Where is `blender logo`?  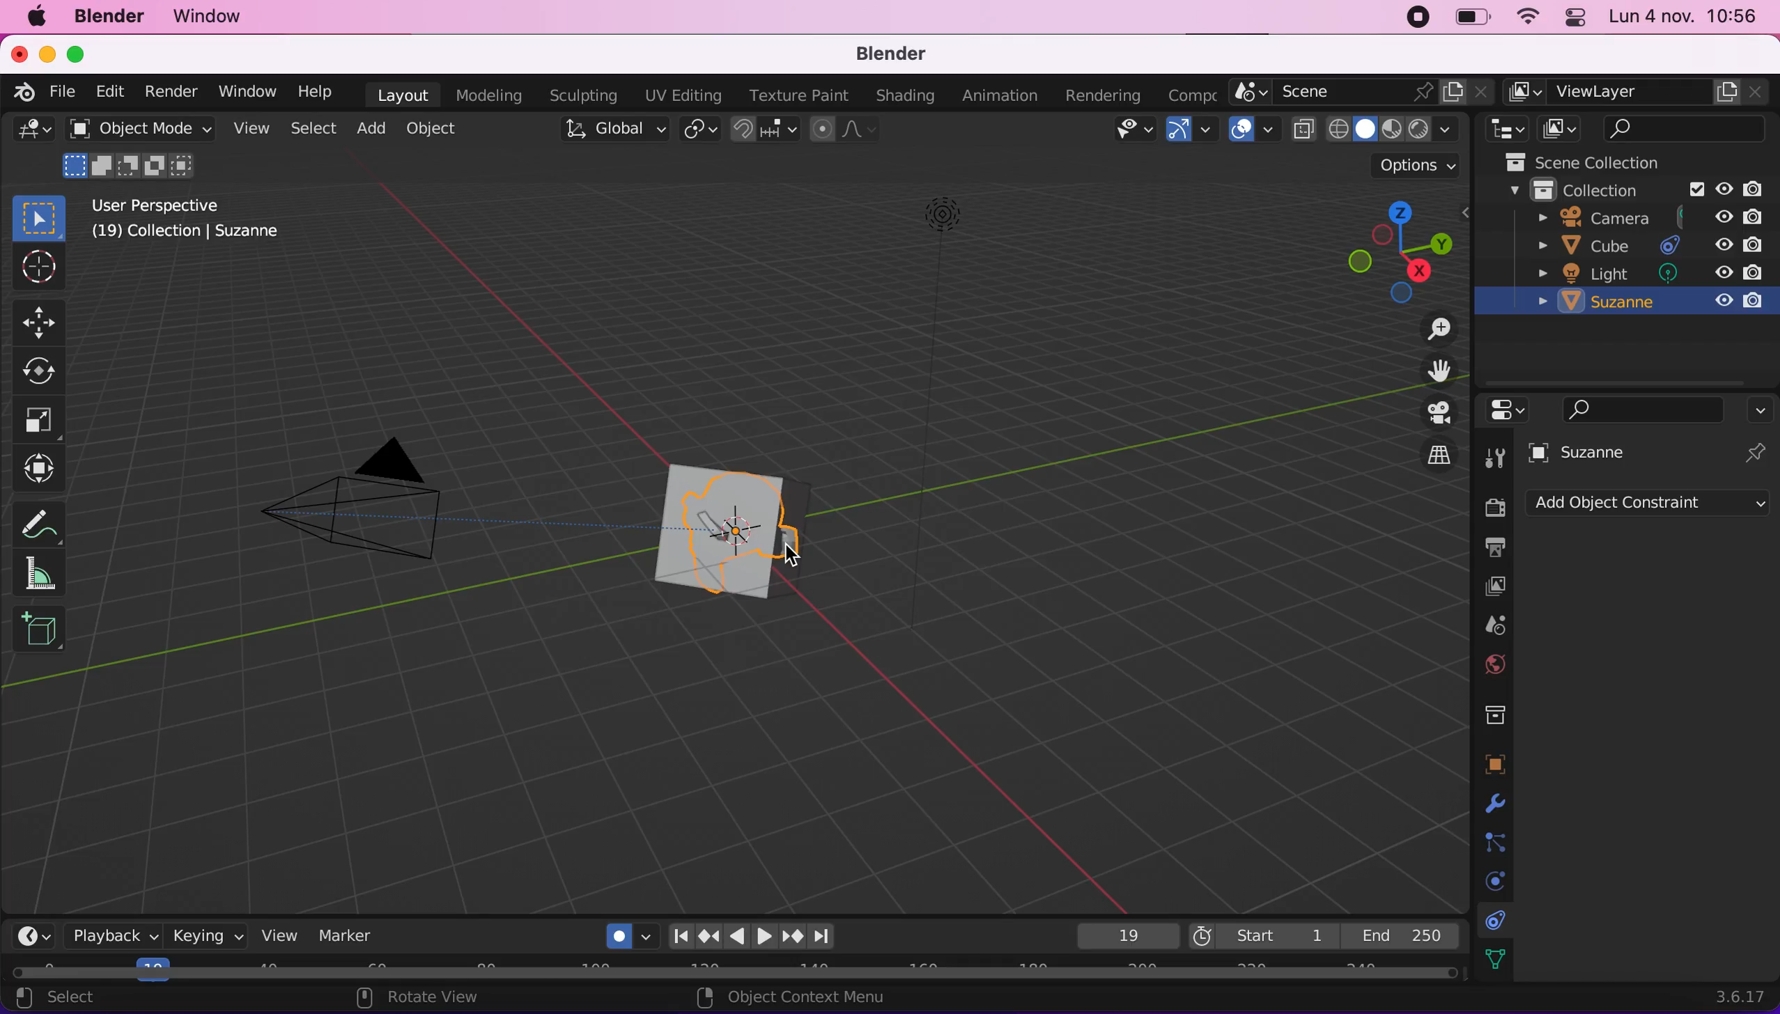
blender logo is located at coordinates (26, 92).